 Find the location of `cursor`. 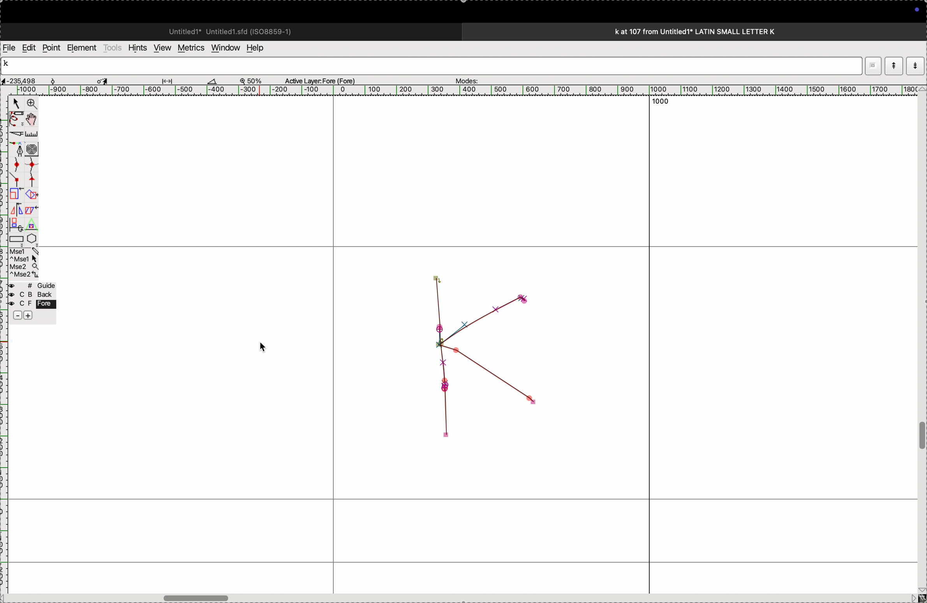

cursor is located at coordinates (16, 105).